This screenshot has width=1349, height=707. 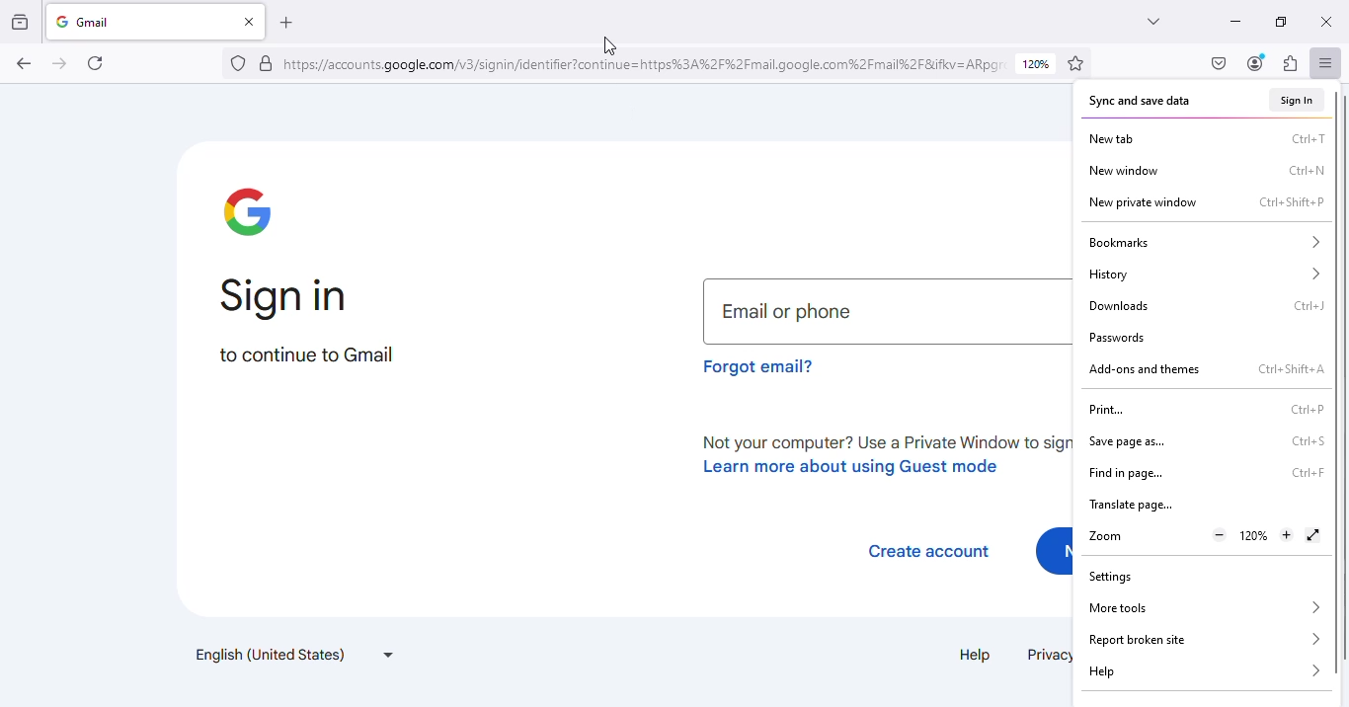 What do you see at coordinates (1127, 442) in the screenshot?
I see `save page as...` at bounding box center [1127, 442].